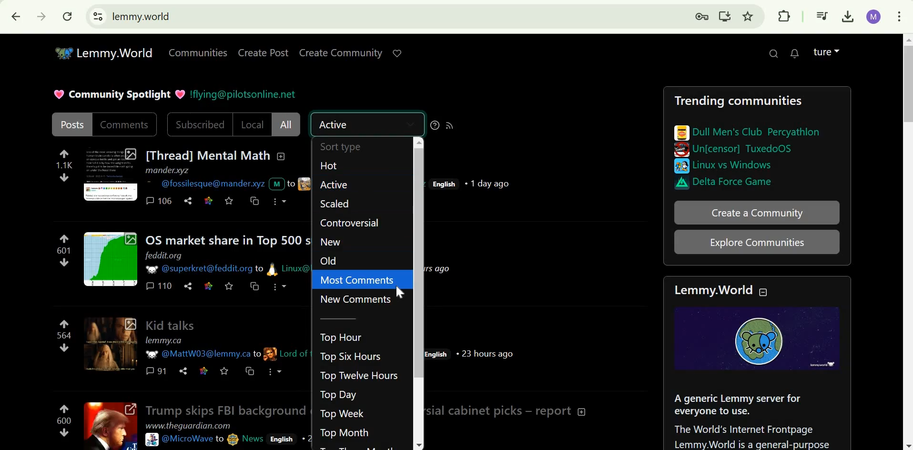 This screenshot has width=913, height=450. I want to click on Lemmy.World, so click(102, 51).